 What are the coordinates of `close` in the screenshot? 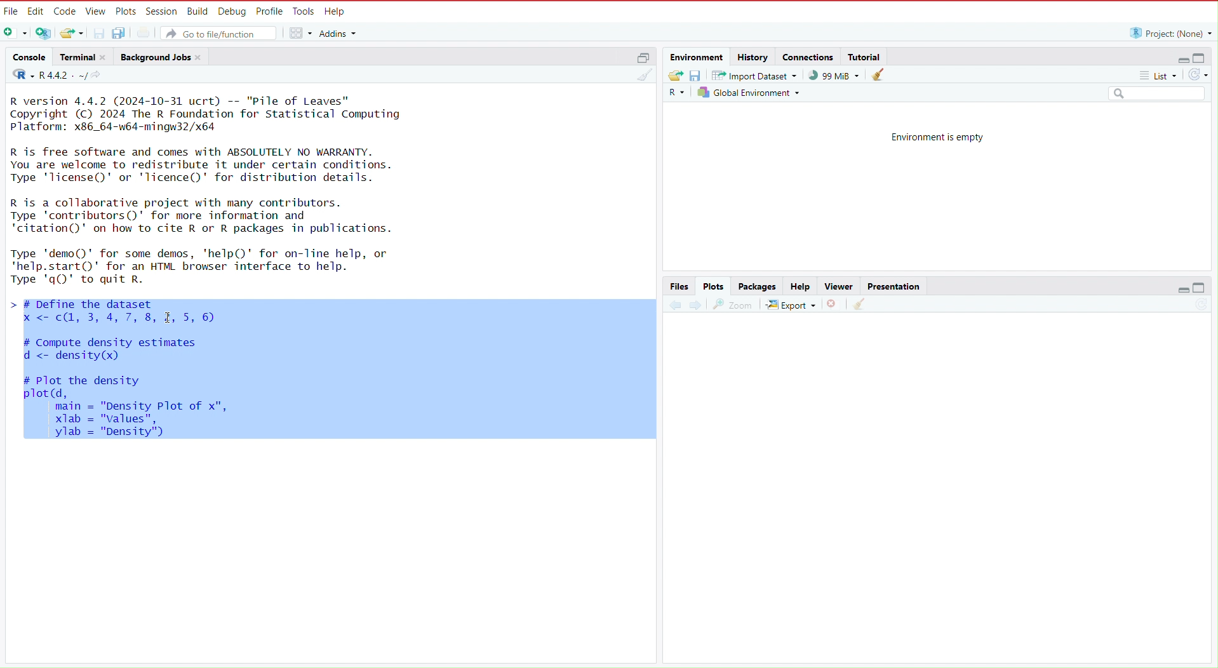 It's located at (201, 57).